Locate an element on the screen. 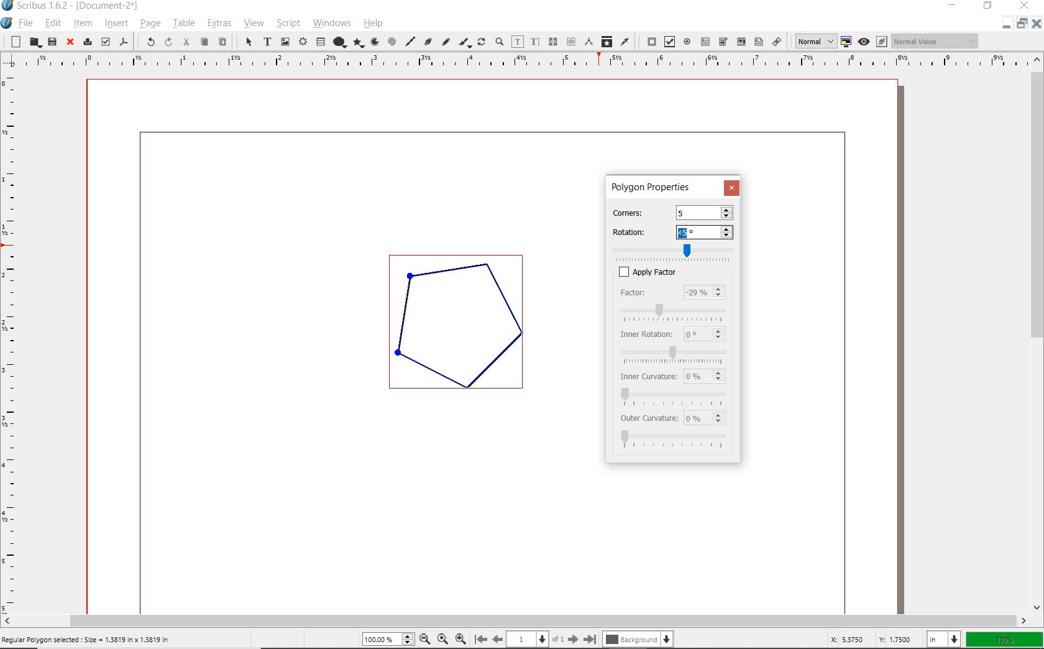 The height and width of the screenshot is (649, 1044). copy item properties is located at coordinates (608, 42).